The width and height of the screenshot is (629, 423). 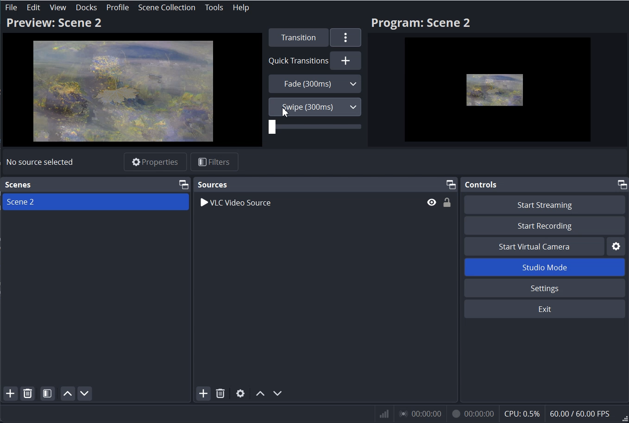 I want to click on Scene, so click(x=19, y=185).